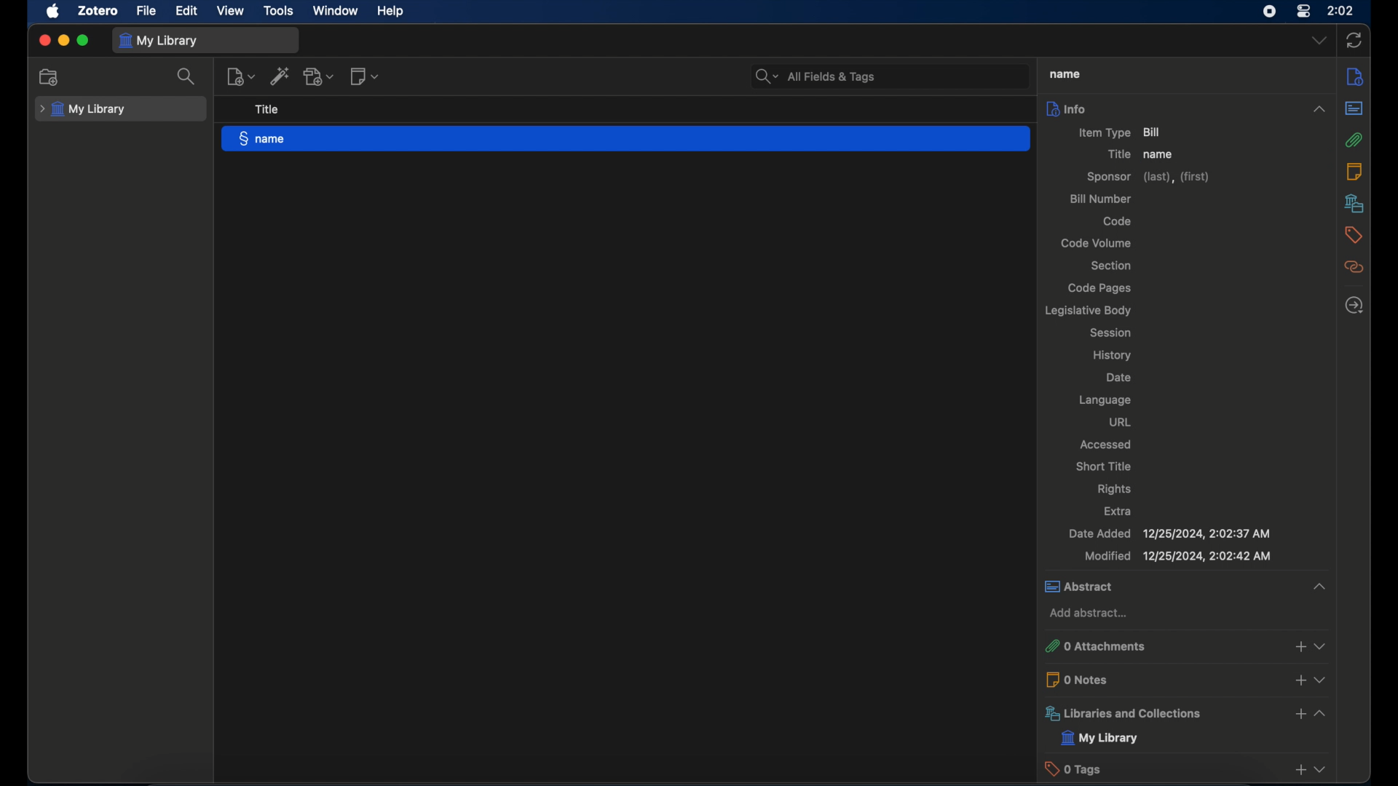  Describe the element at coordinates (1118, 154) in the screenshot. I see `title` at that location.